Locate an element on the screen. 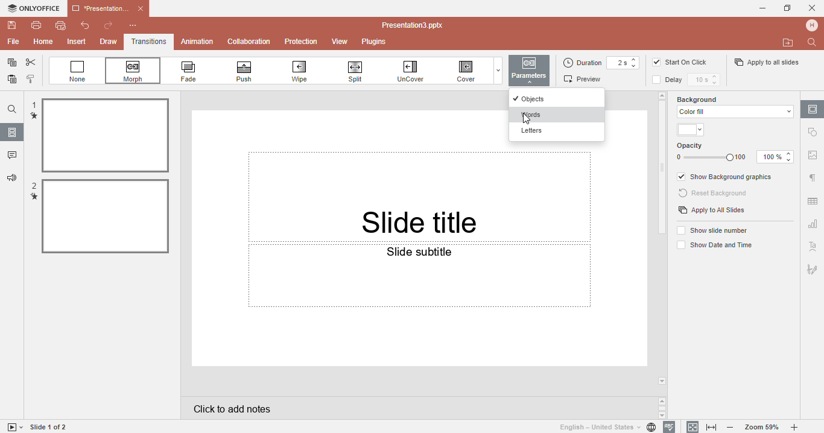 This screenshot has height=433, width=824. Set document language is located at coordinates (607, 427).